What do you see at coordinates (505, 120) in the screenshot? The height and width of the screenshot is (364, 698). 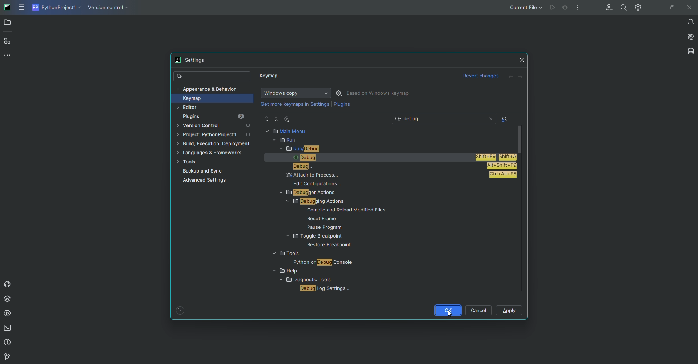 I see `Find Actions` at bounding box center [505, 120].